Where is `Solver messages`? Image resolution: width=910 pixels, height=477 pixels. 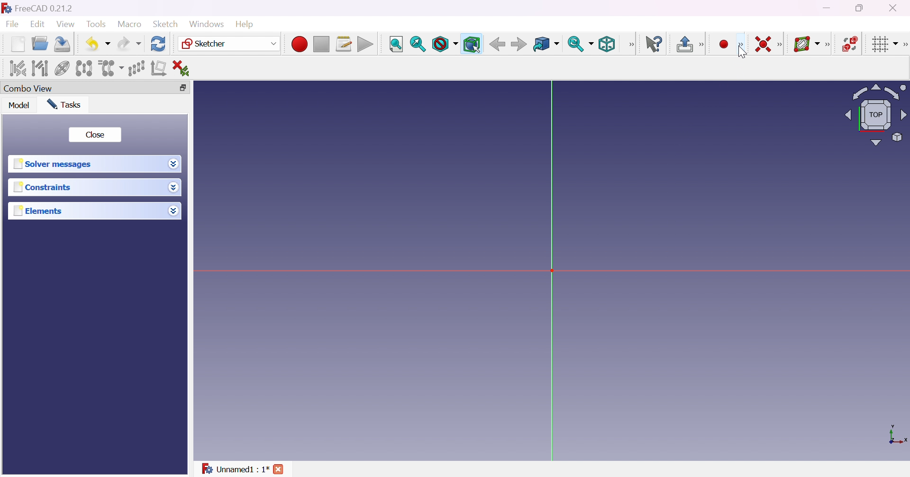 Solver messages is located at coordinates (52, 164).